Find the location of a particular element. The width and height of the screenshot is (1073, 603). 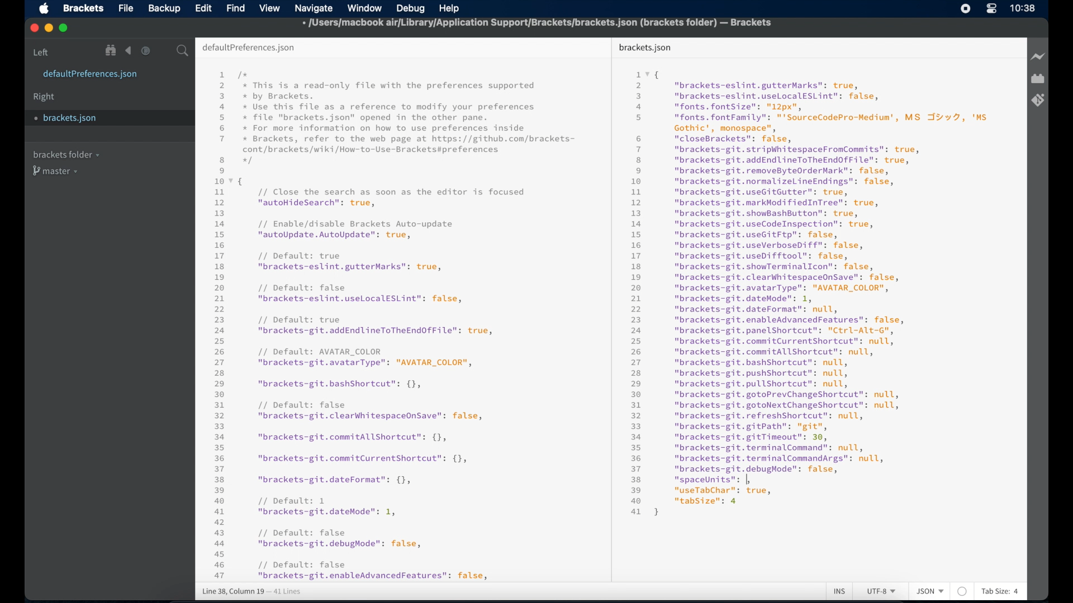

json syntax is located at coordinates (809, 292).